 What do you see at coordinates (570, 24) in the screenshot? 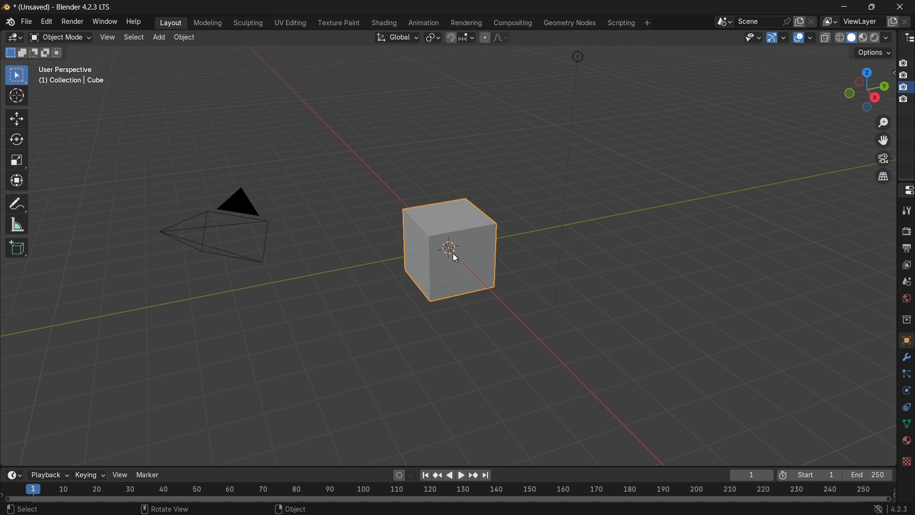
I see `geometry nodes menu` at bounding box center [570, 24].